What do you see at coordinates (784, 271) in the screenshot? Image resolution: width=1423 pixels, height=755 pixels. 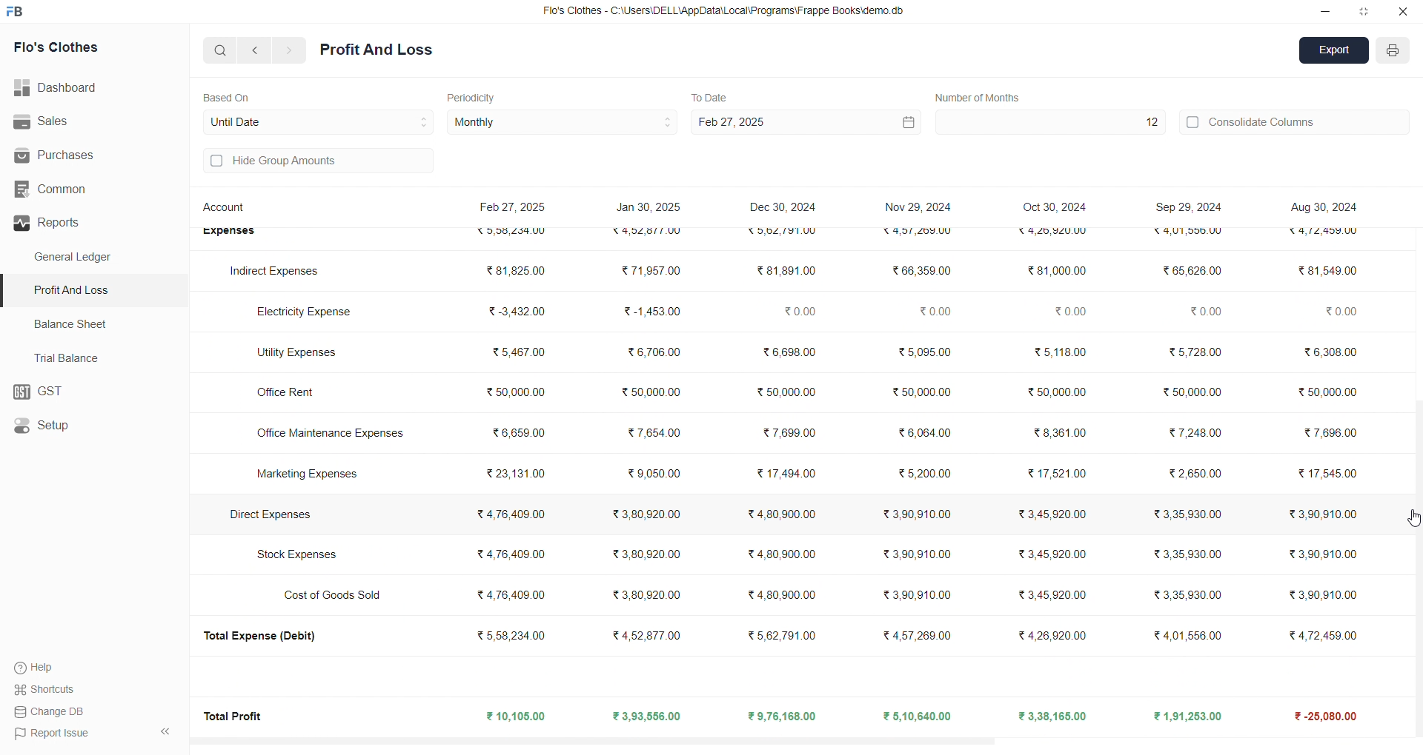 I see `₹81,891.00` at bounding box center [784, 271].